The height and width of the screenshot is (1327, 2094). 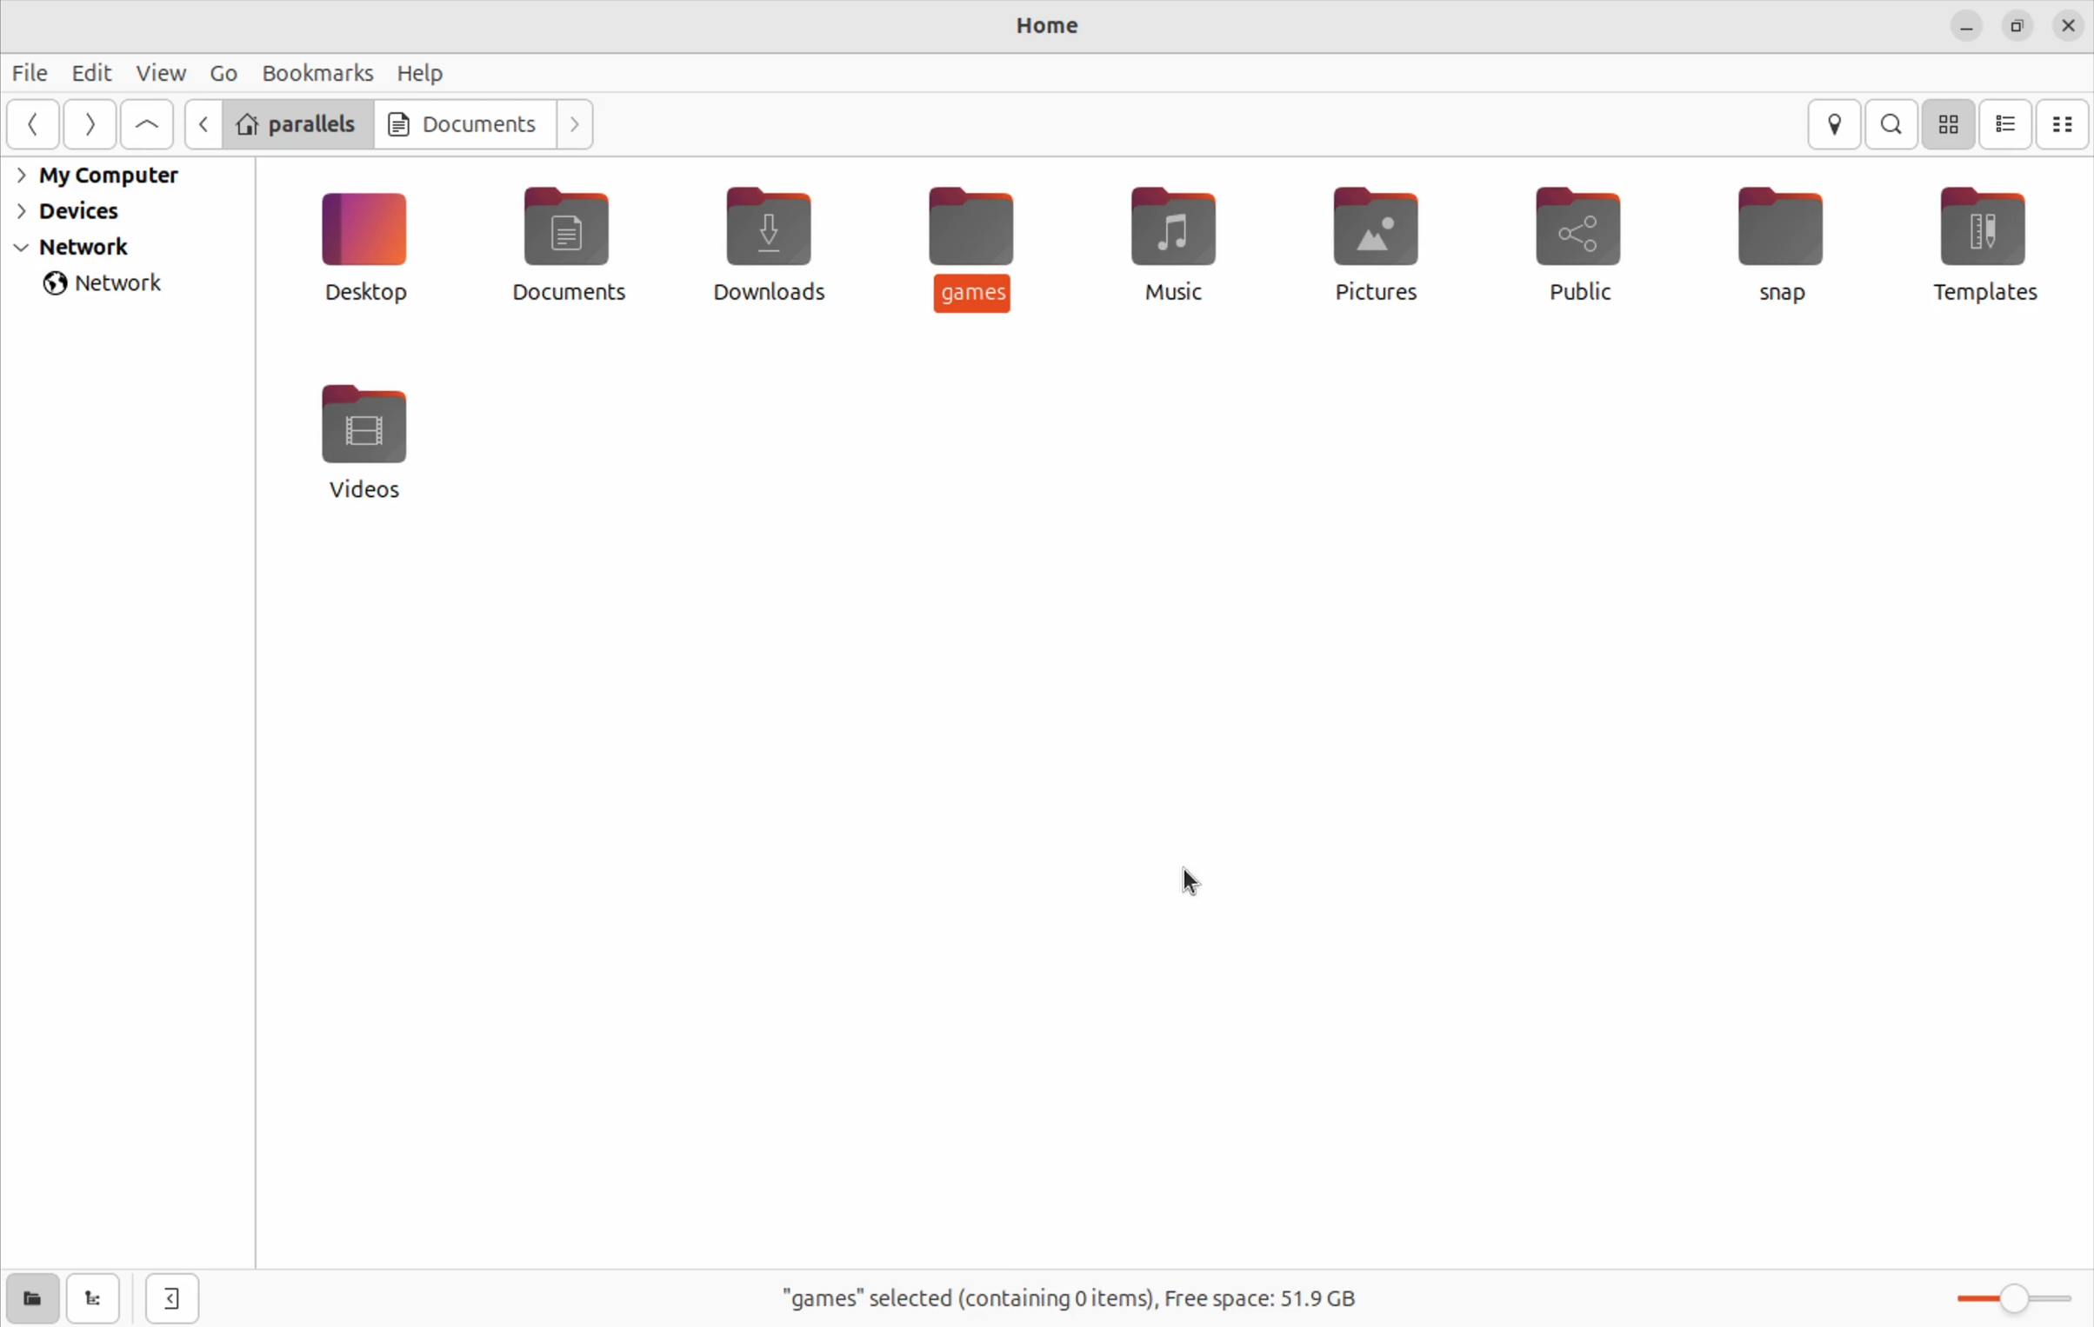 What do you see at coordinates (159, 72) in the screenshot?
I see `view` at bounding box center [159, 72].